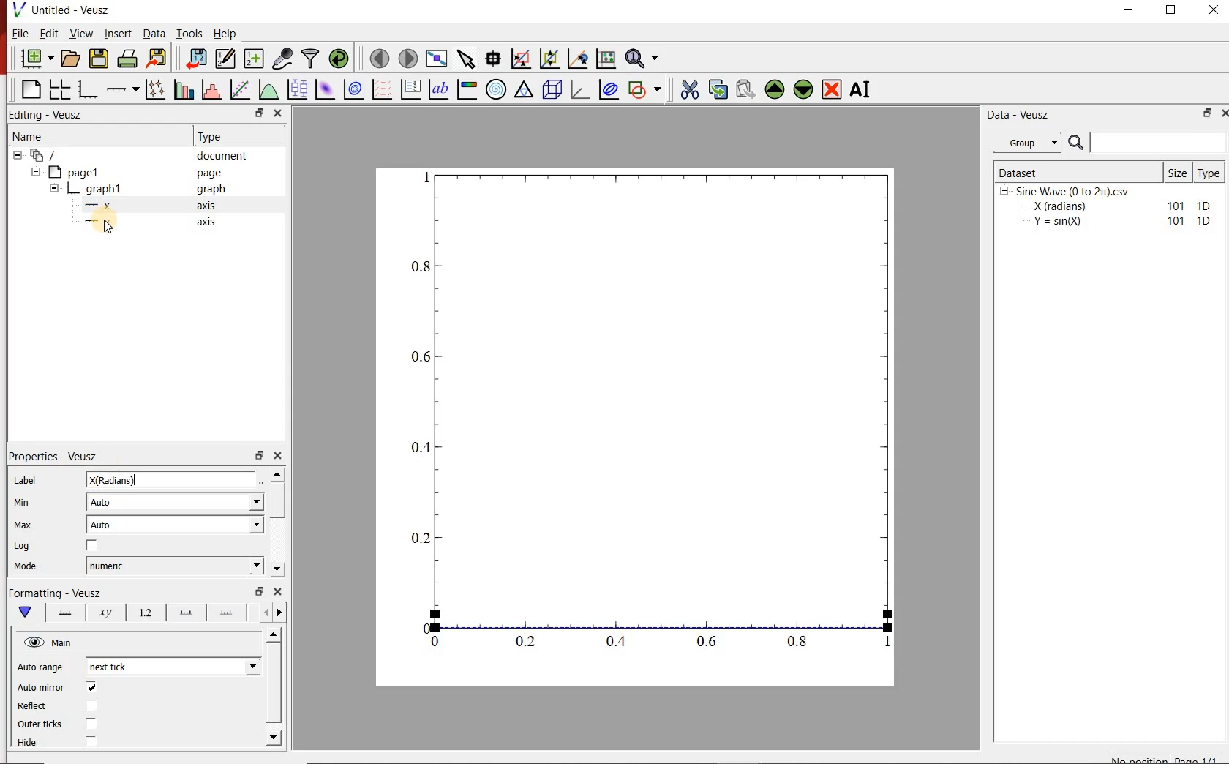 This screenshot has width=1229, height=764. I want to click on Formatting - Veusz, so click(55, 591).